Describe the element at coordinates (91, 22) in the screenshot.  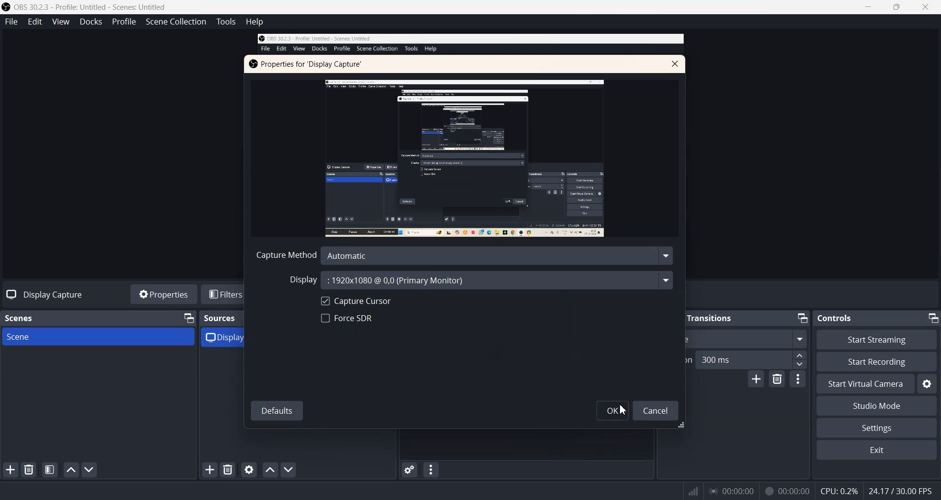
I see `Docks` at that location.